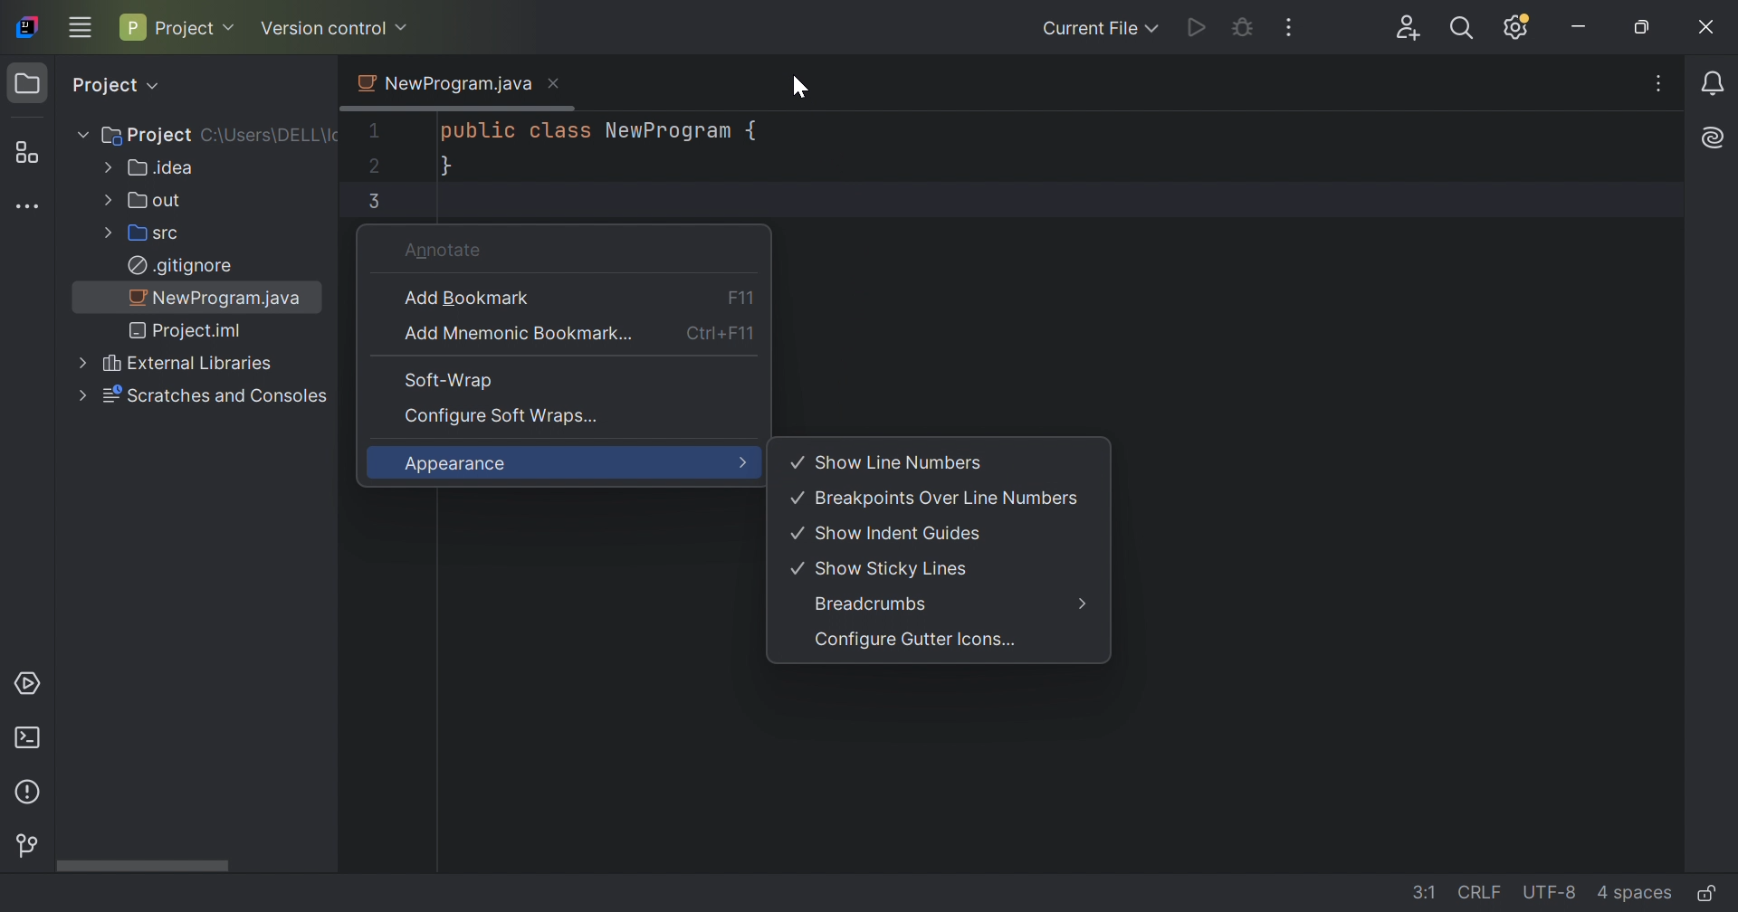 The height and width of the screenshot is (912, 1738). Describe the element at coordinates (218, 396) in the screenshot. I see `Scratches and Consoles` at that location.